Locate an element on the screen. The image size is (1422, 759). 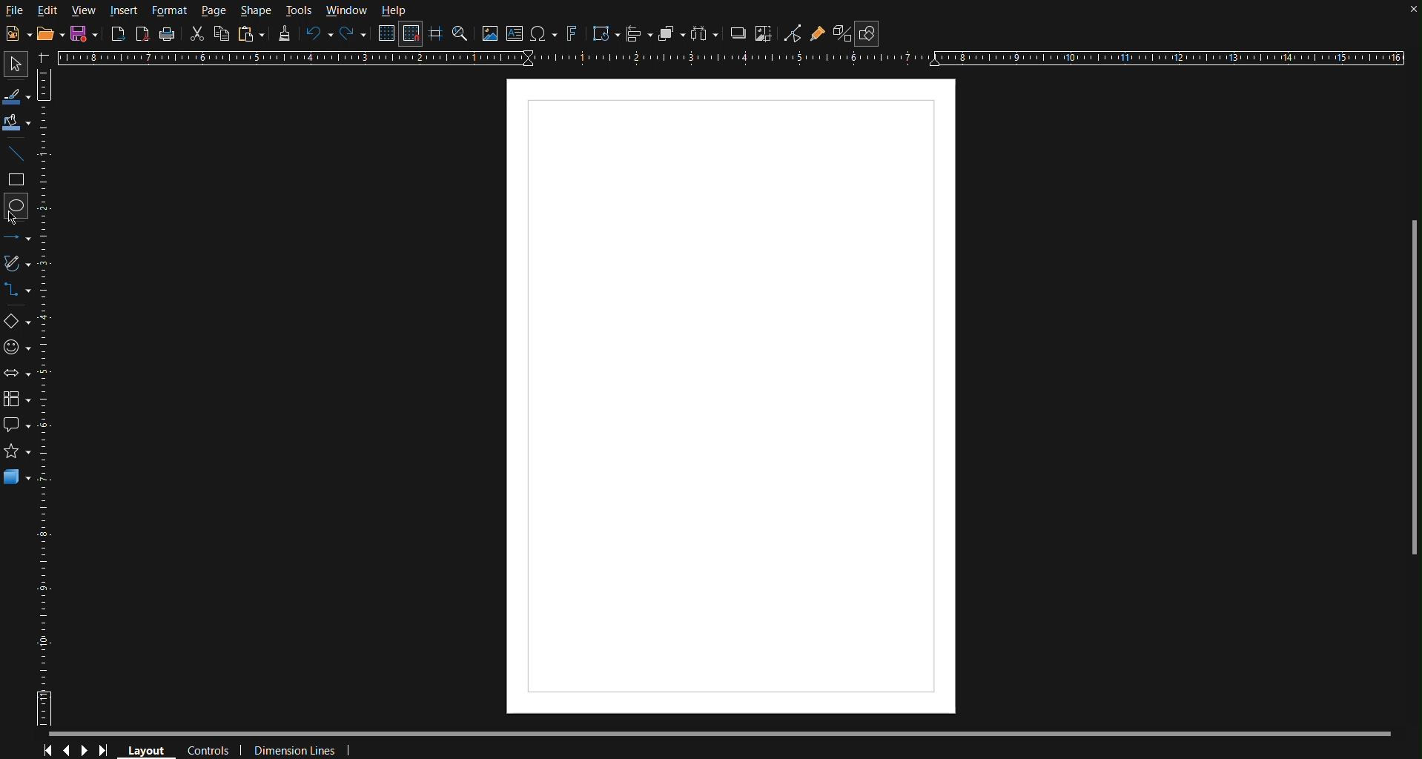
Guidelines while moving is located at coordinates (436, 36).